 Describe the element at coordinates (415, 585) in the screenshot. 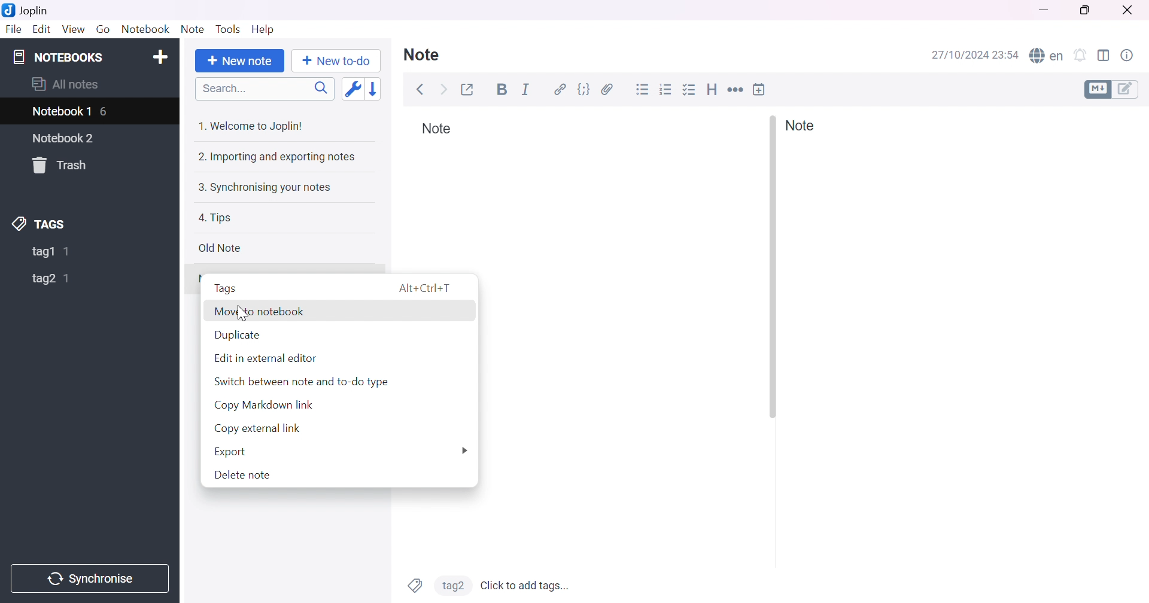

I see `Tags` at that location.